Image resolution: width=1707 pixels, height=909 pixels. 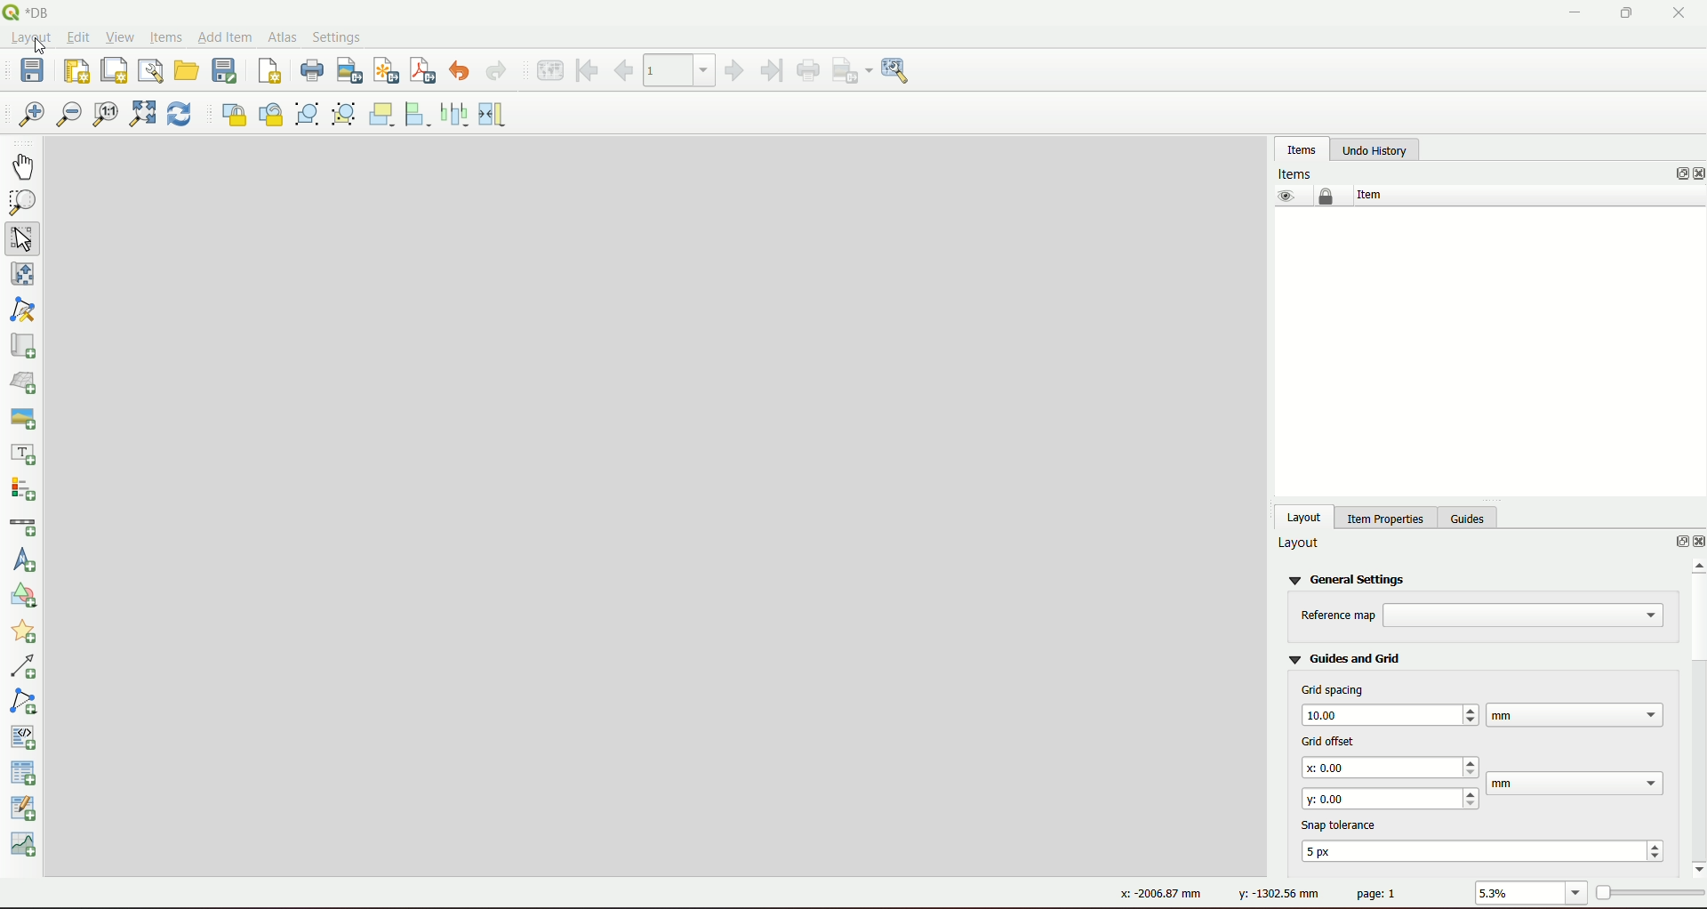 What do you see at coordinates (27, 634) in the screenshot?
I see `add marker` at bounding box center [27, 634].